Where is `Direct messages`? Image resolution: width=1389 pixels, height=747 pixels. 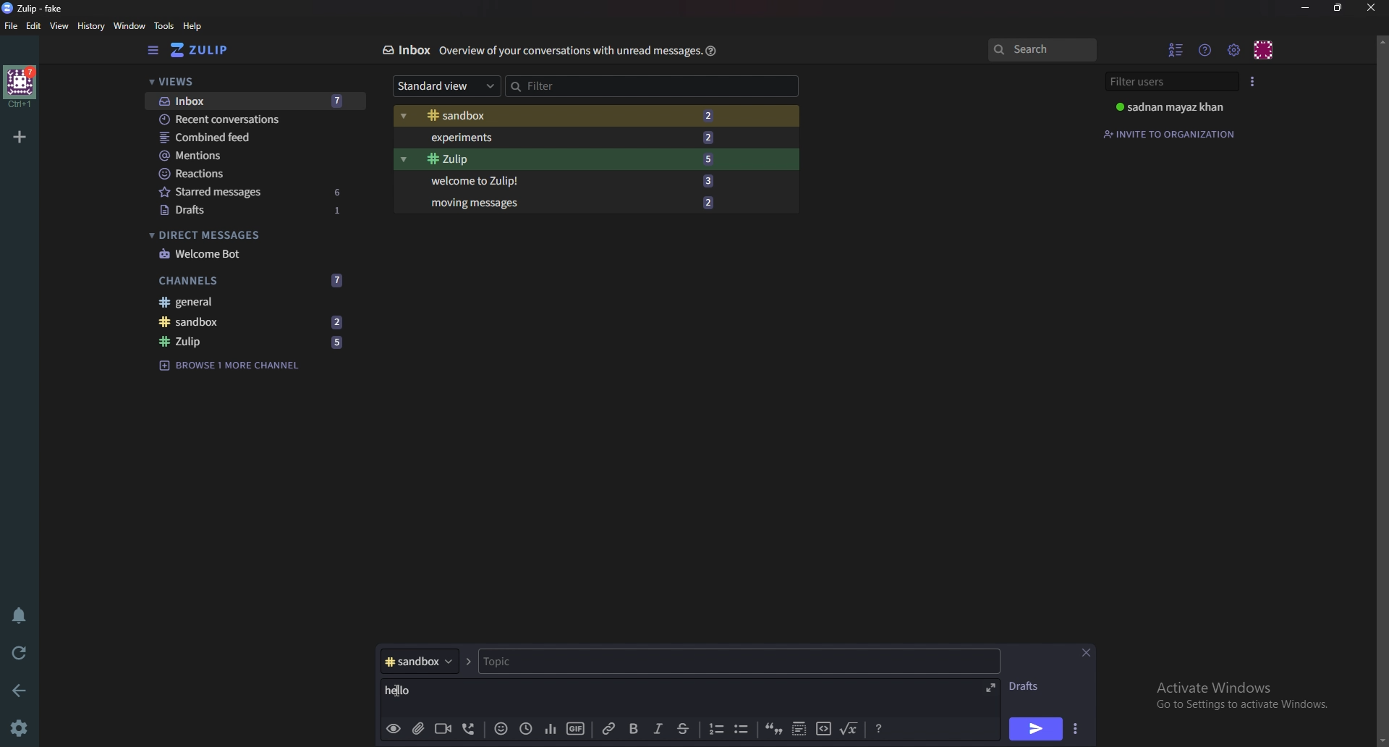 Direct messages is located at coordinates (247, 234).